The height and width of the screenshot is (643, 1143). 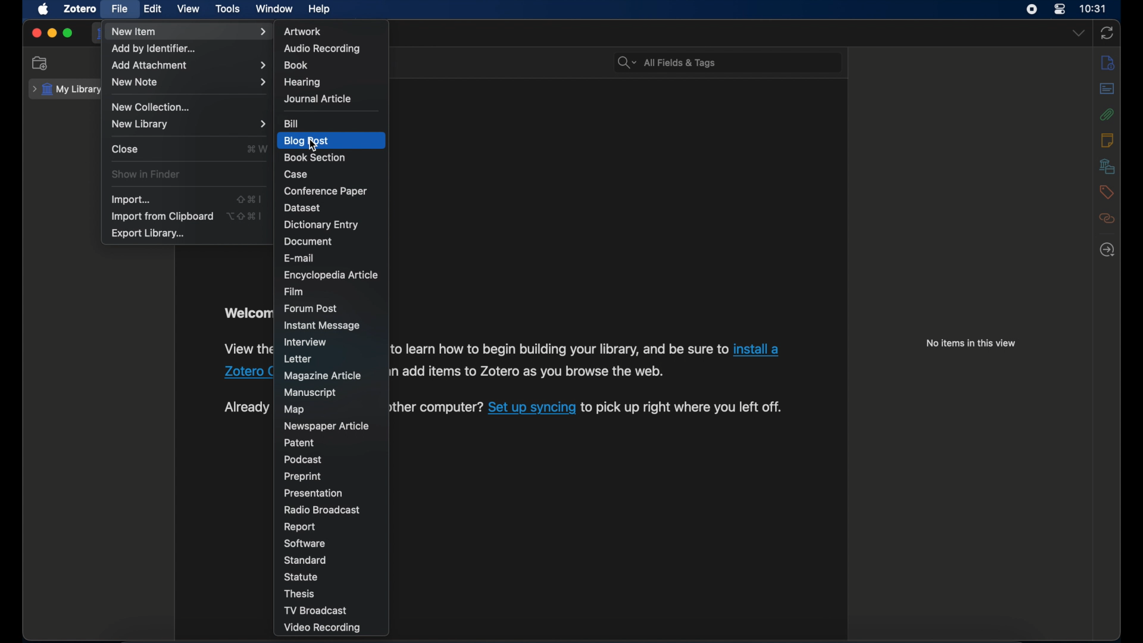 I want to click on screen recorder, so click(x=1032, y=9).